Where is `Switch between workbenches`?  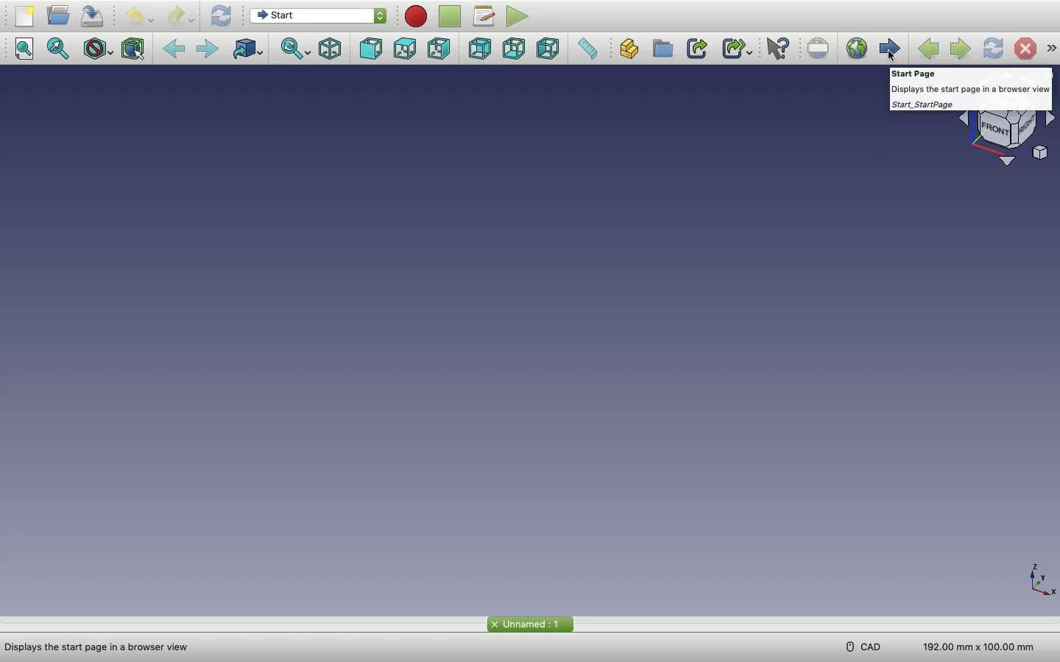
Switch between workbenches is located at coordinates (321, 17).